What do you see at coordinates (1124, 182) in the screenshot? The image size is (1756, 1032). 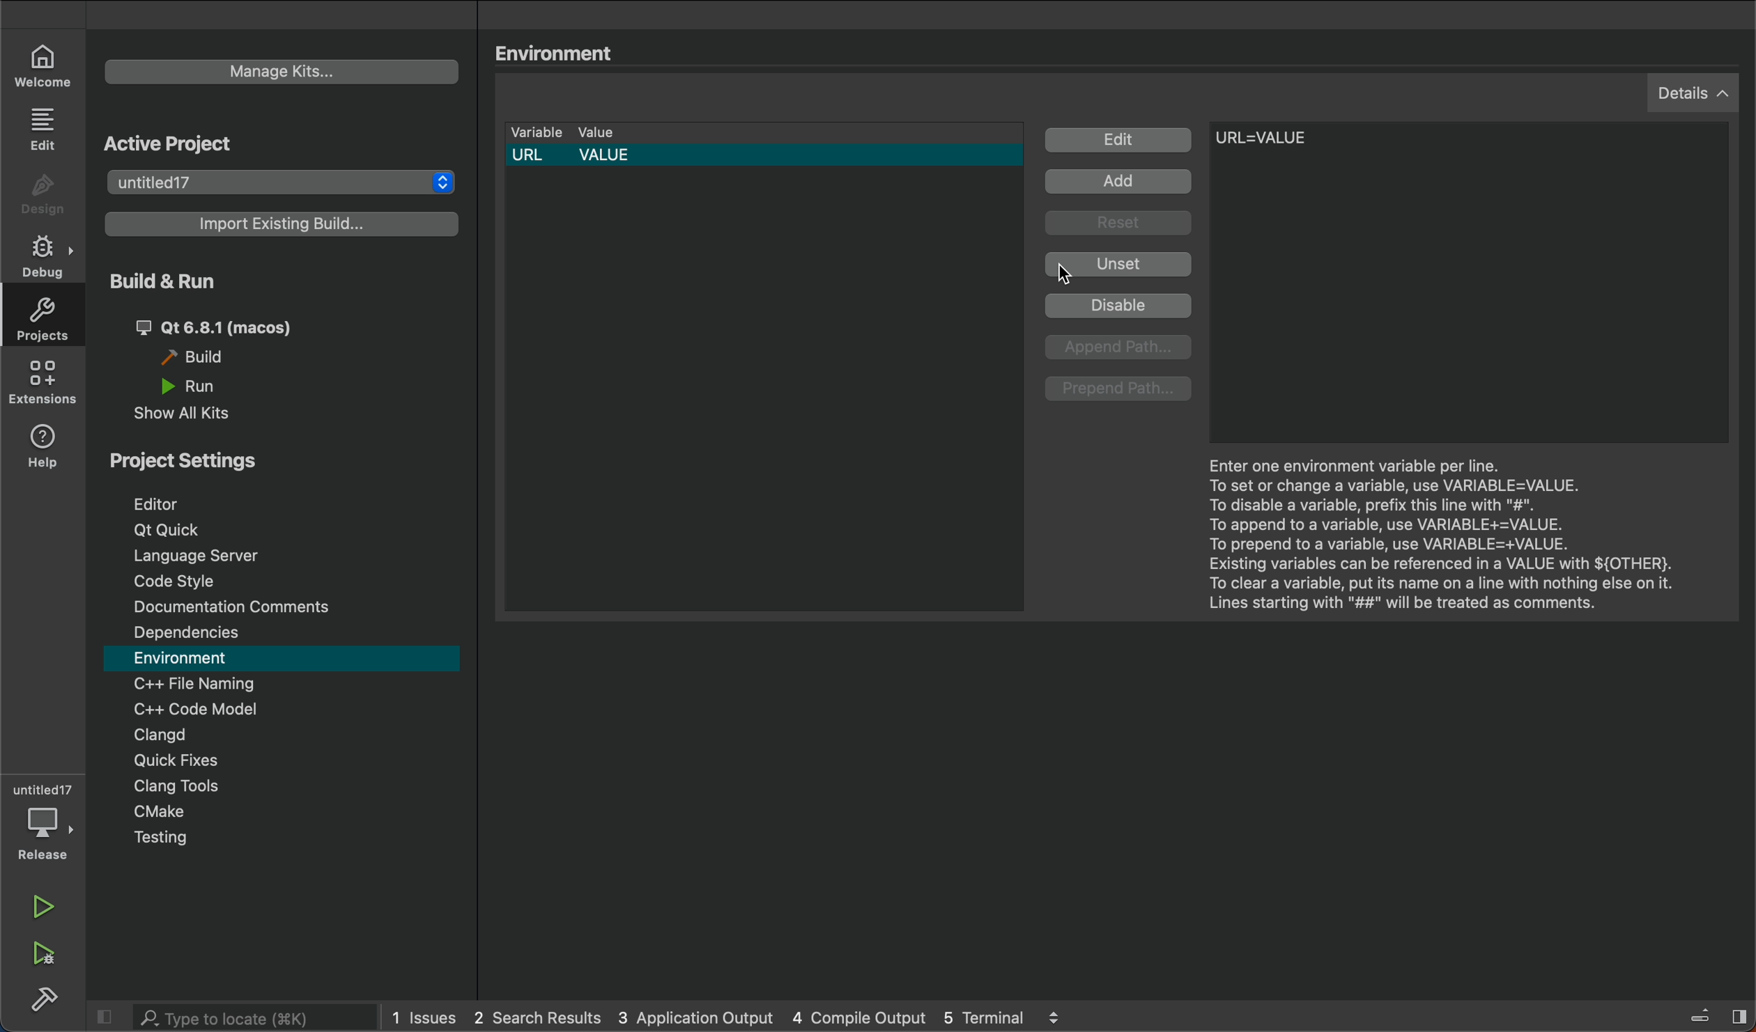 I see `add` at bounding box center [1124, 182].